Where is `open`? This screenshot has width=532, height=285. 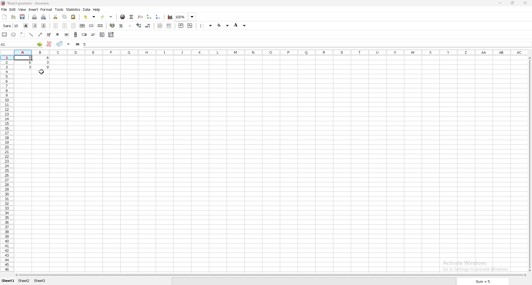
open is located at coordinates (13, 17).